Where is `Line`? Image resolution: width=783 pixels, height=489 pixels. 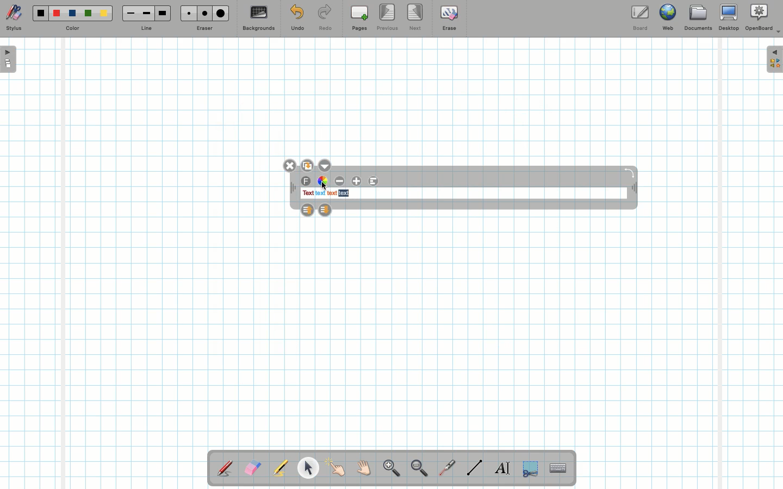
Line is located at coordinates (475, 467).